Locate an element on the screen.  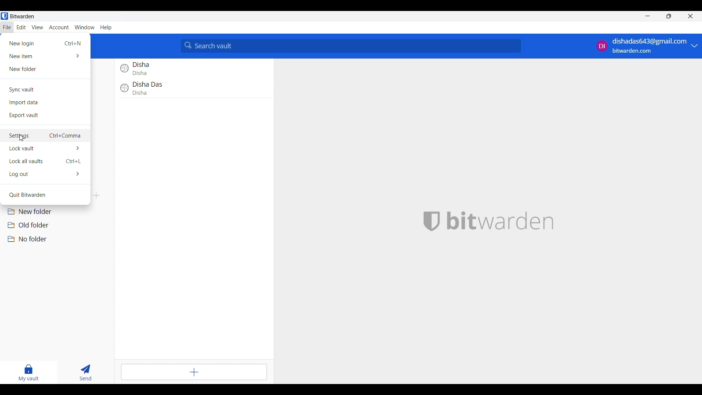
Lock vault options is located at coordinates (45, 148).